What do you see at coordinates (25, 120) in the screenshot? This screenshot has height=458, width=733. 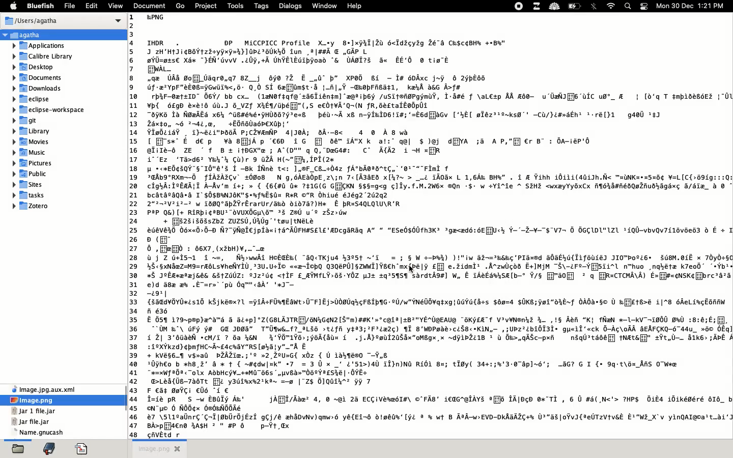 I see `git` at bounding box center [25, 120].